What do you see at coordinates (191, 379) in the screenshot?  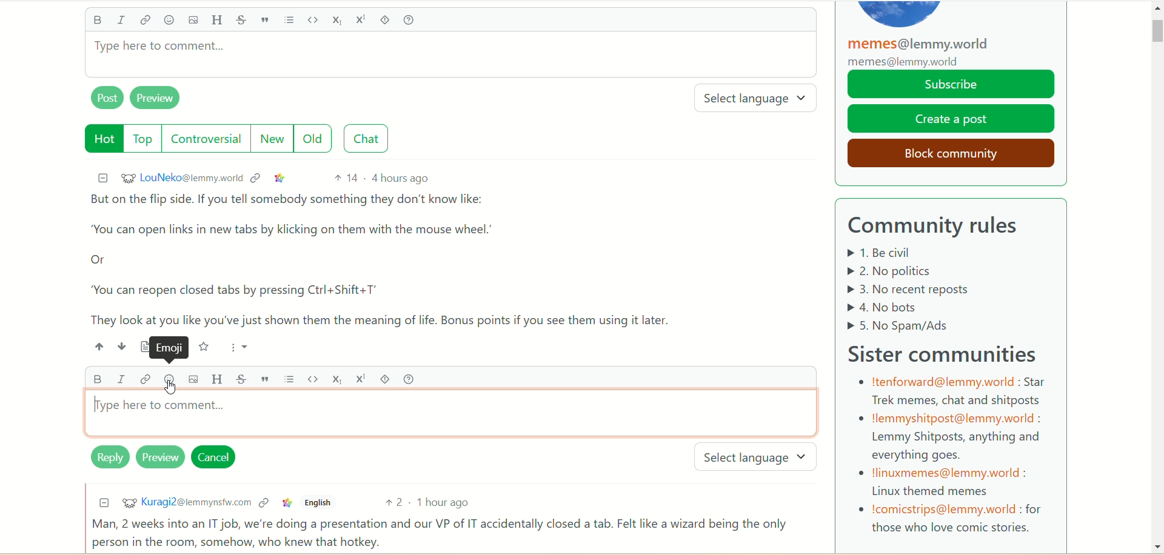 I see `image` at bounding box center [191, 379].